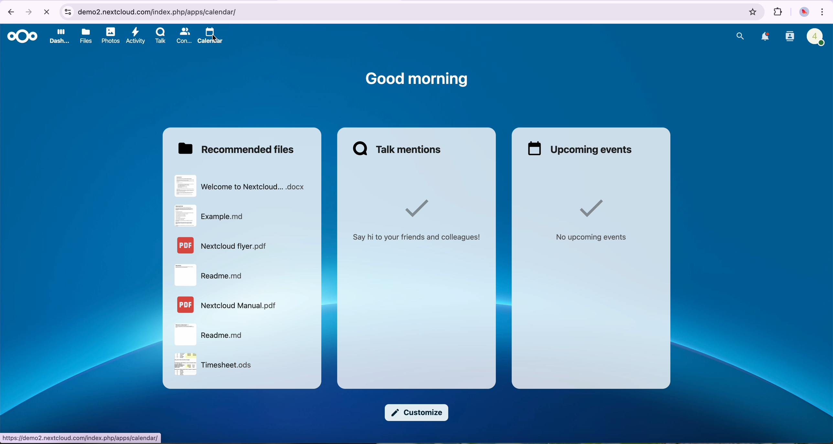 The height and width of the screenshot is (444, 833). Describe the element at coordinates (137, 36) in the screenshot. I see `activity` at that location.